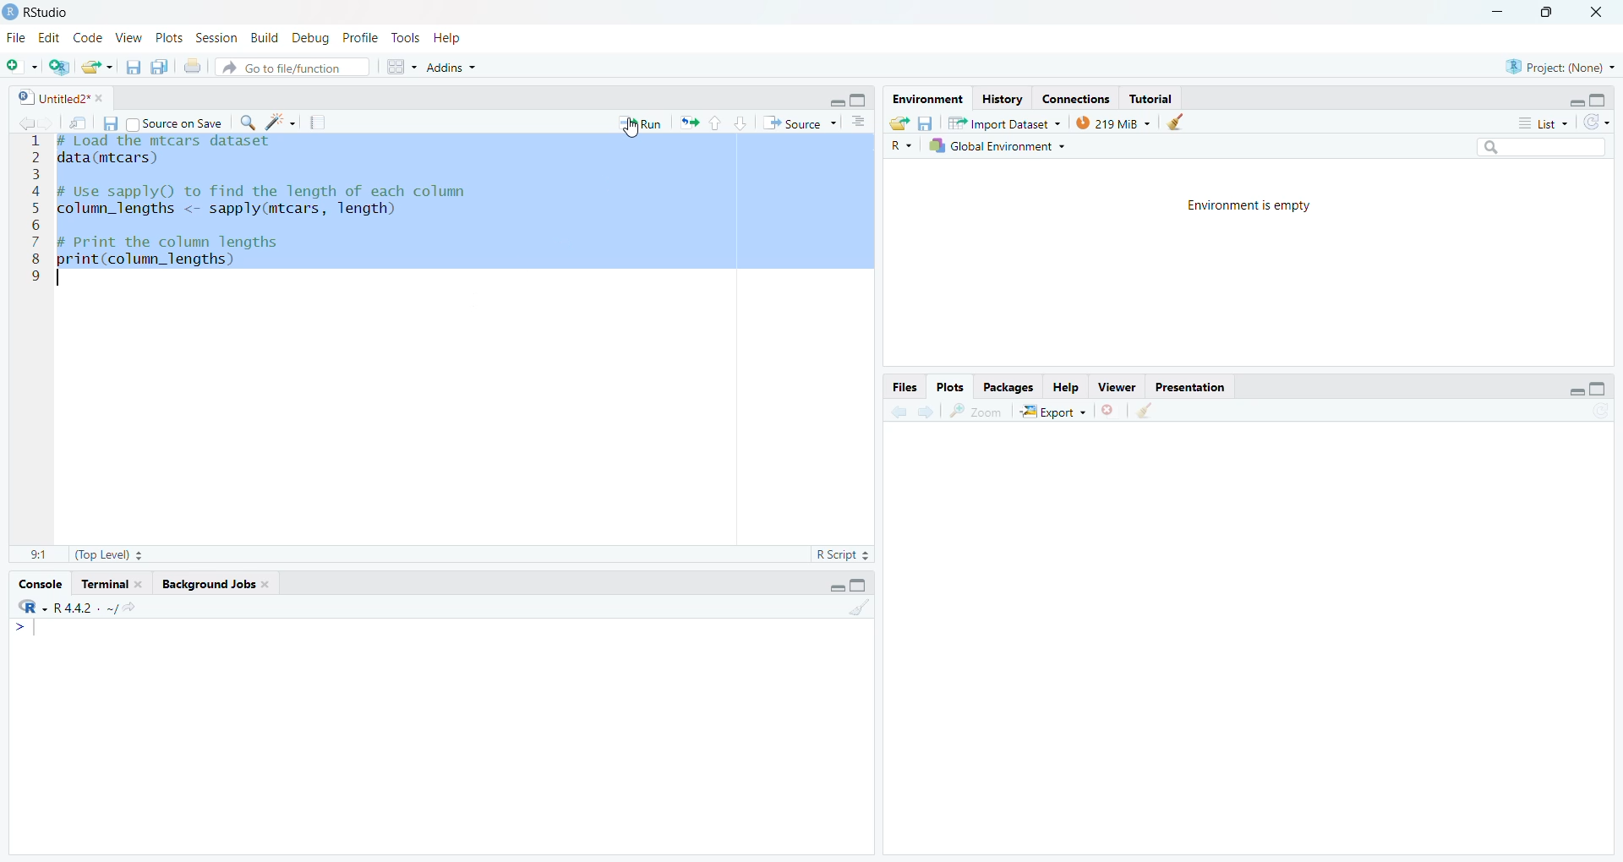  I want to click on Create Project, so click(58, 67).